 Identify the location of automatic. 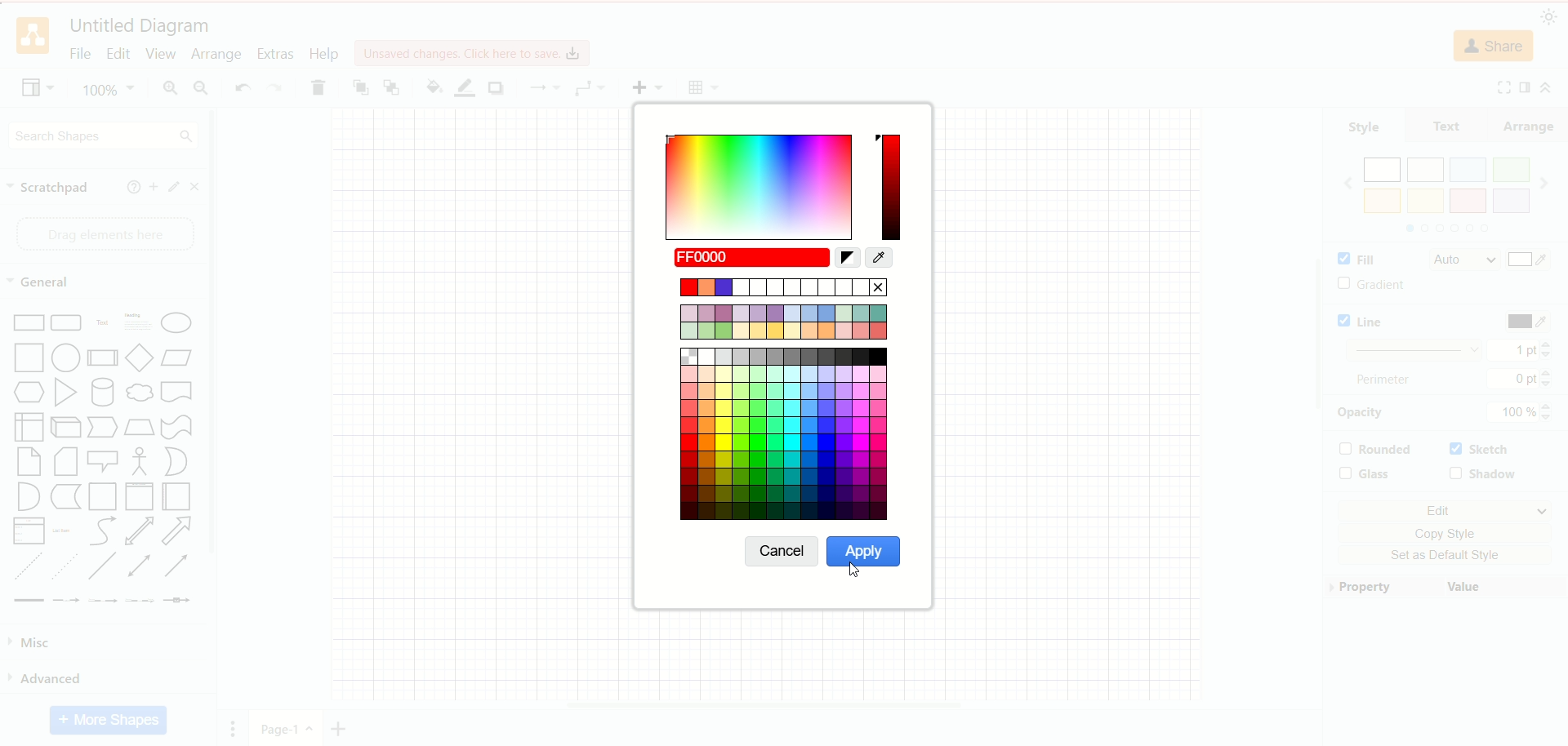
(752, 259).